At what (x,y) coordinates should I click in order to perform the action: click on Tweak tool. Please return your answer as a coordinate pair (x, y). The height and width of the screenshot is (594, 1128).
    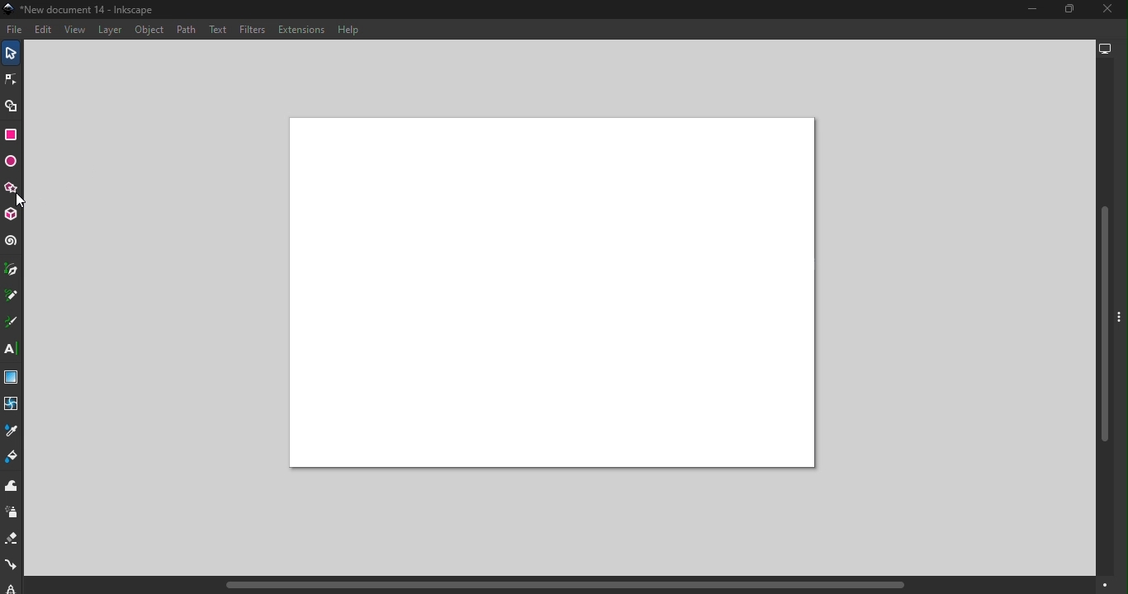
    Looking at the image, I should click on (14, 487).